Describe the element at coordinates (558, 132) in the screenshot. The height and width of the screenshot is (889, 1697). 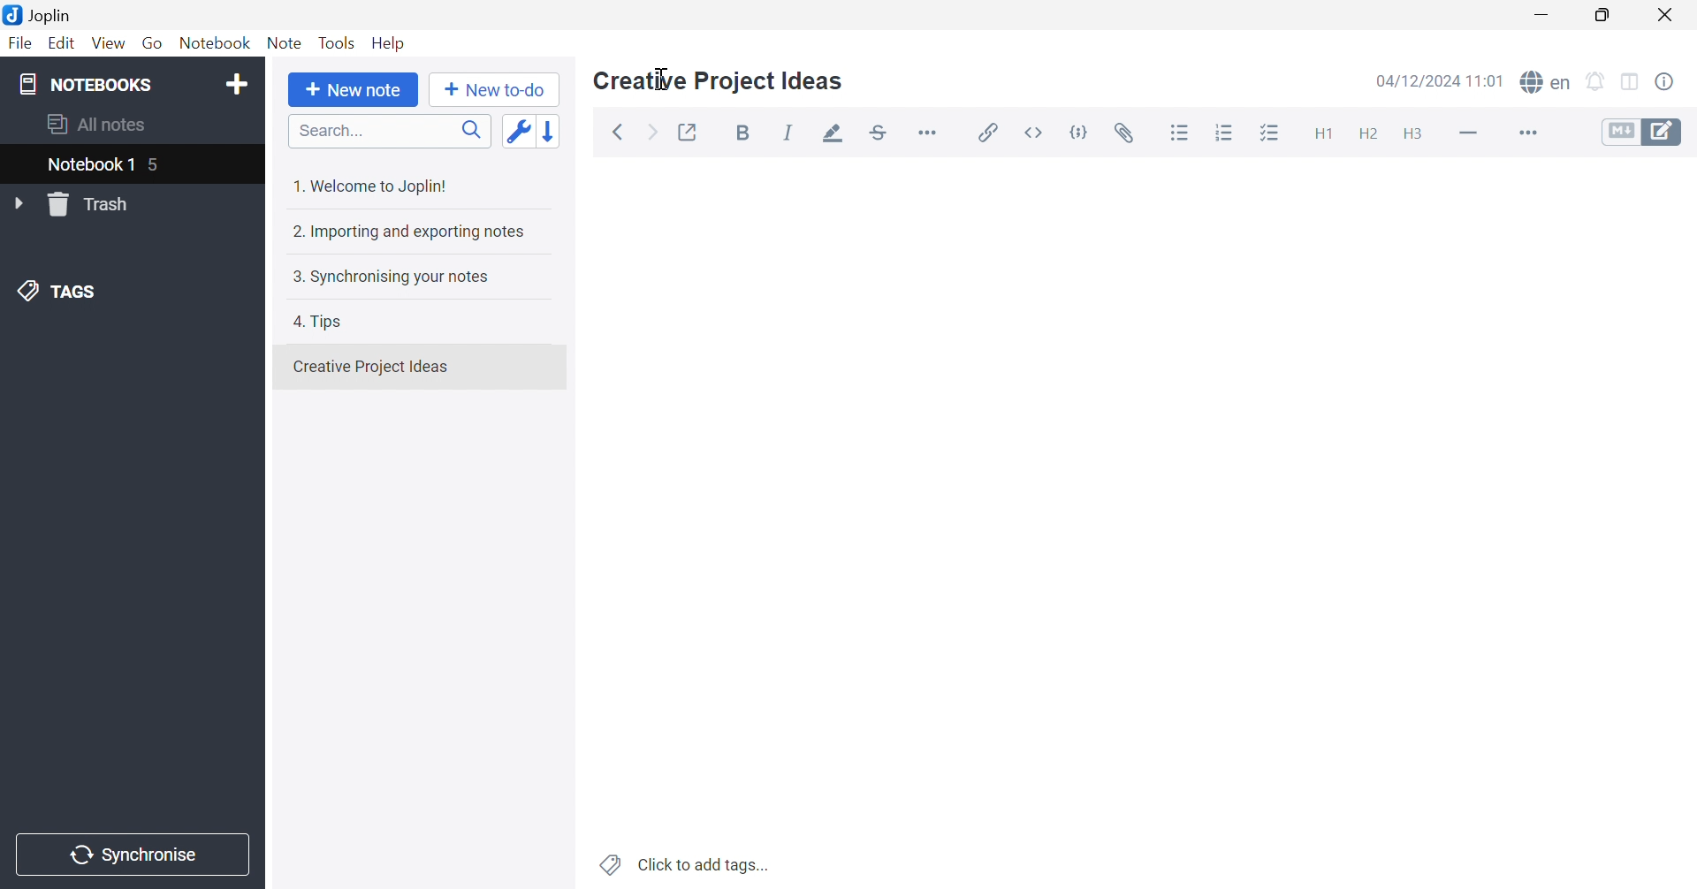
I see `Reverse sort order` at that location.